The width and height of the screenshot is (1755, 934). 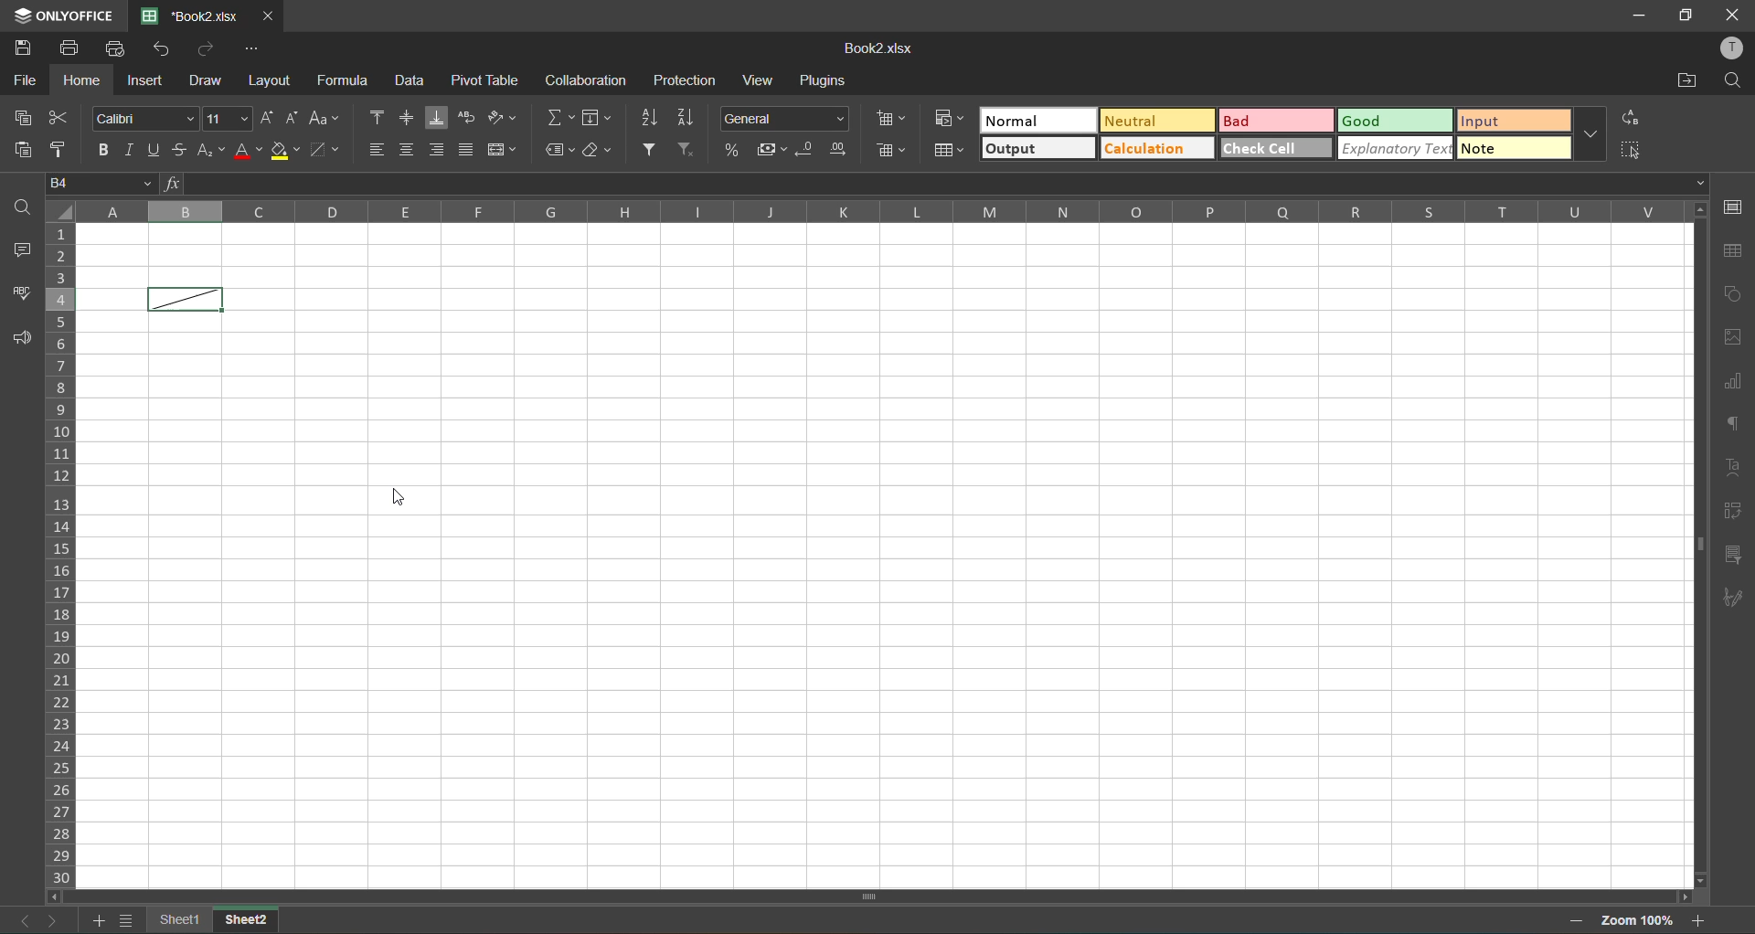 I want to click on formula, so click(x=346, y=82).